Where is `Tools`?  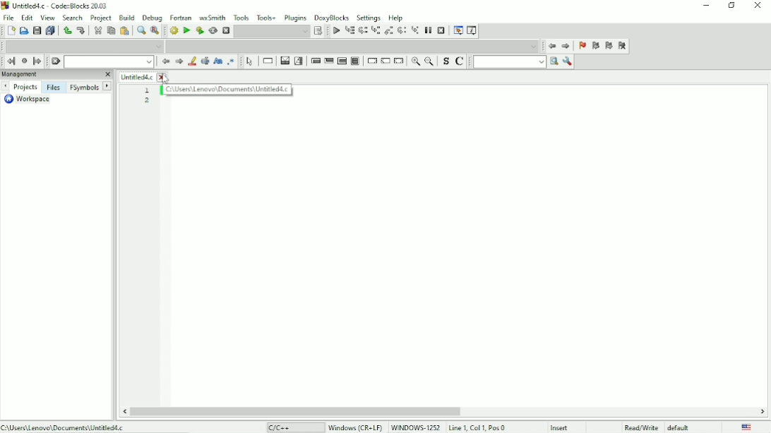
Tools is located at coordinates (241, 18).